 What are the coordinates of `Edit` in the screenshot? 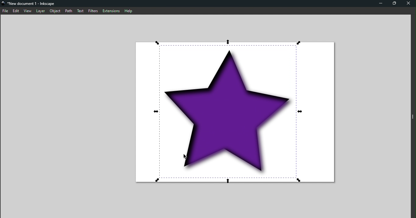 It's located at (16, 11).